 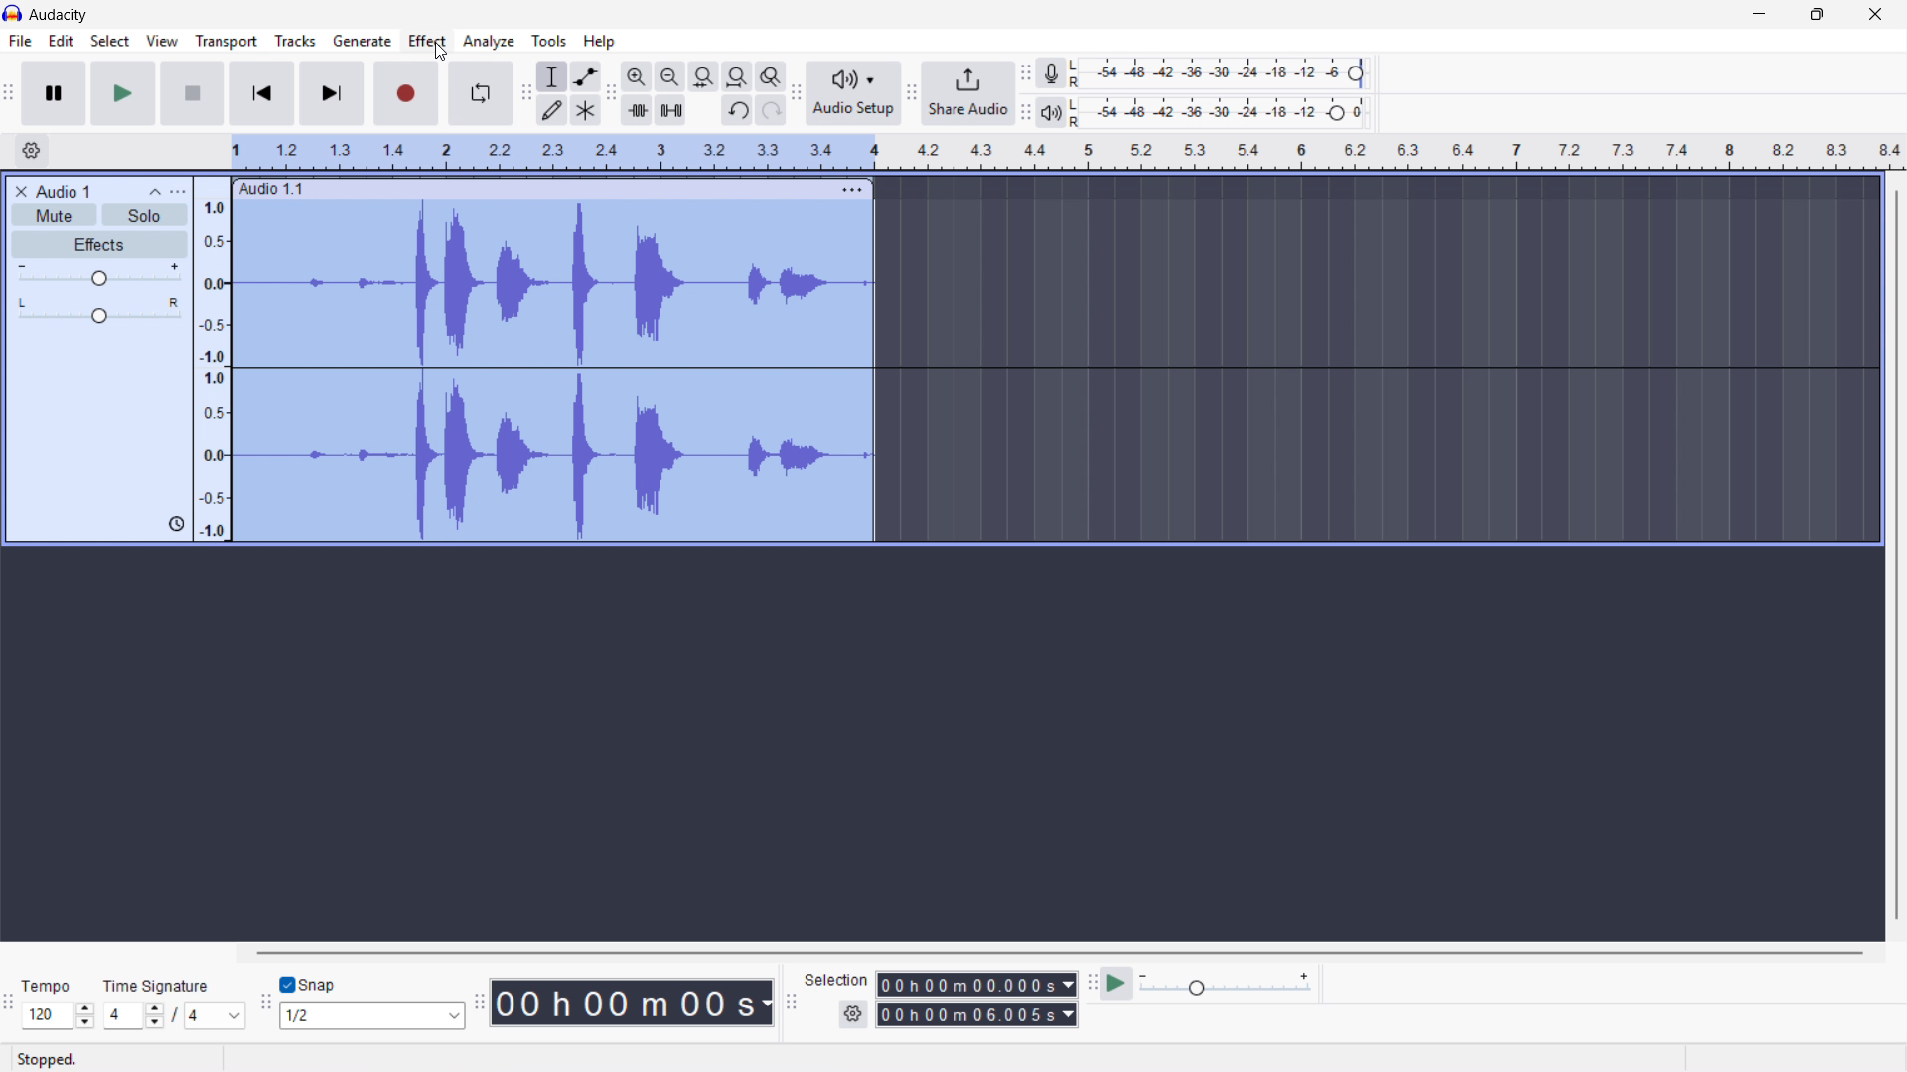 What do you see at coordinates (526, 93) in the screenshot?
I see `Tools toolbar` at bounding box center [526, 93].